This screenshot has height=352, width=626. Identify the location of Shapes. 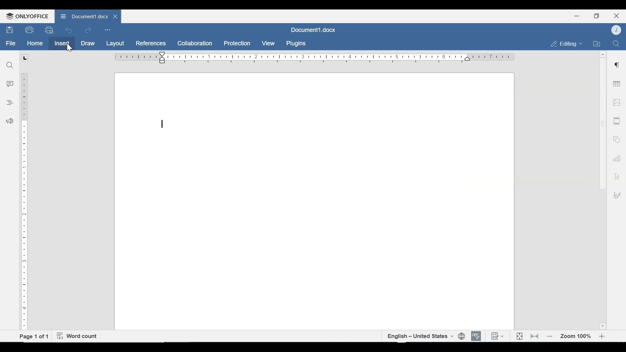
(616, 139).